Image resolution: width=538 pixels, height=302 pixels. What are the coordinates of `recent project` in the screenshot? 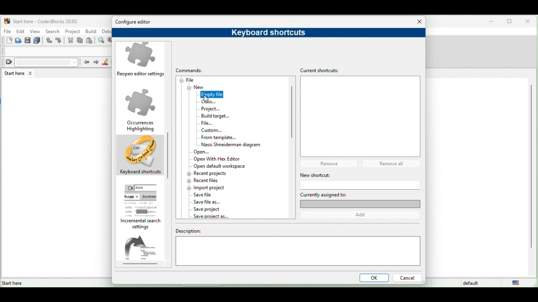 It's located at (207, 174).